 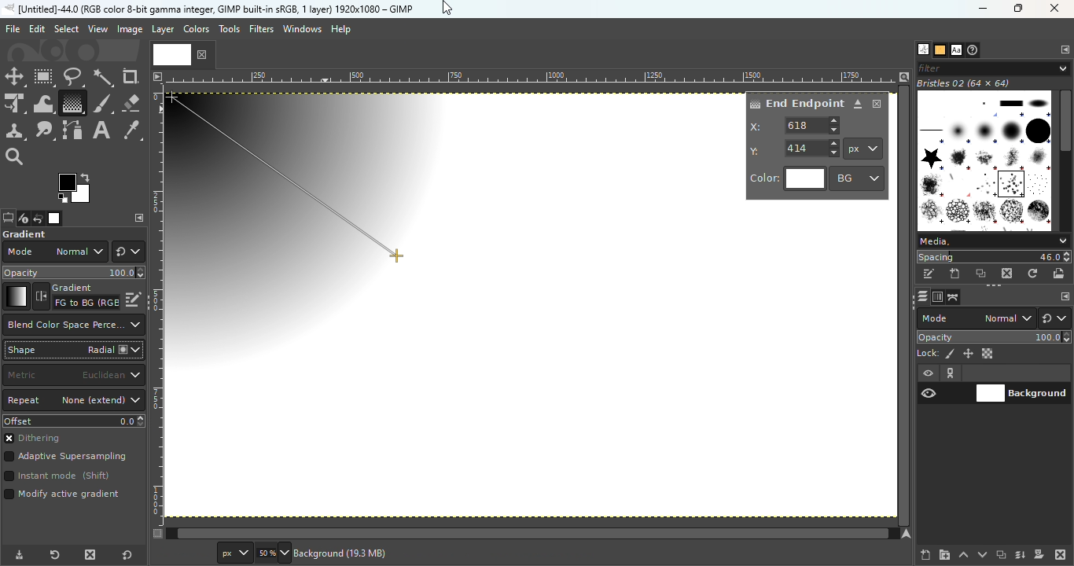 I want to click on Text tool, so click(x=101, y=130).